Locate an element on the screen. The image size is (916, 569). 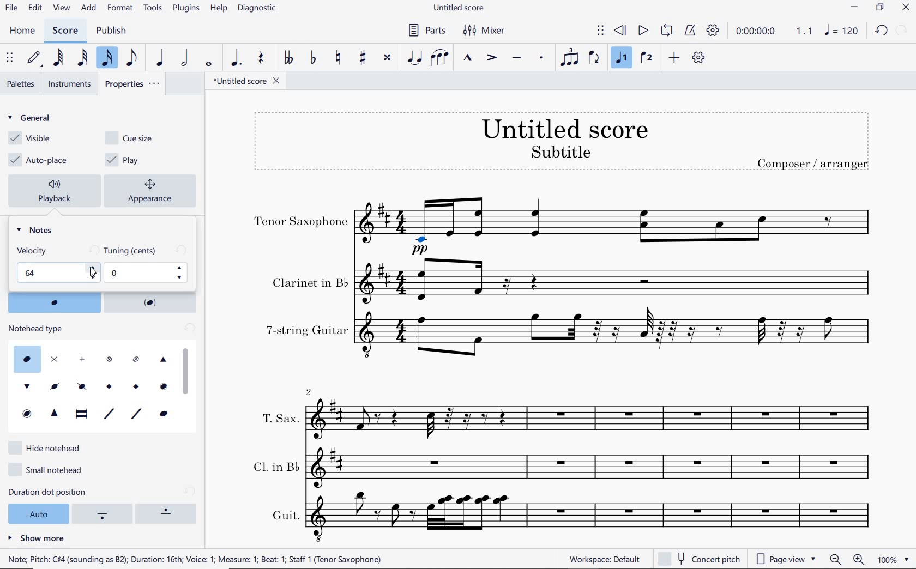
Tenor Saxophone is located at coordinates (618, 226).